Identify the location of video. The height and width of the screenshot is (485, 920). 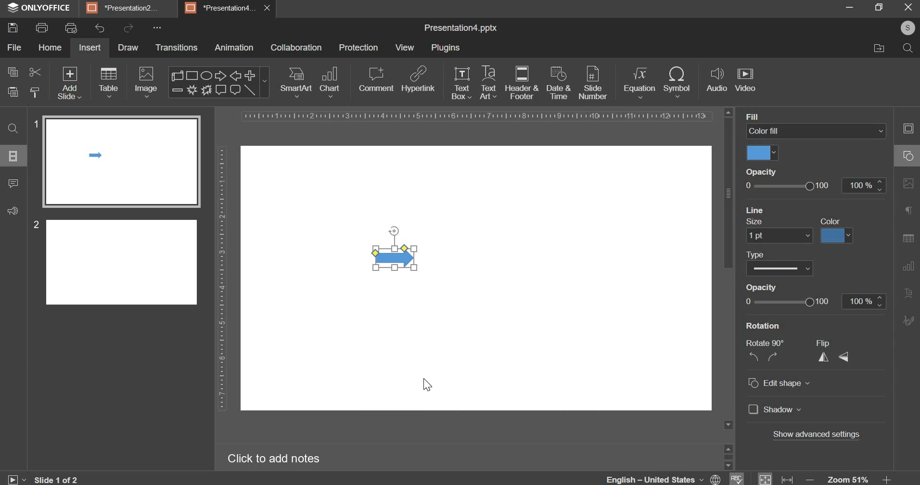
(745, 79).